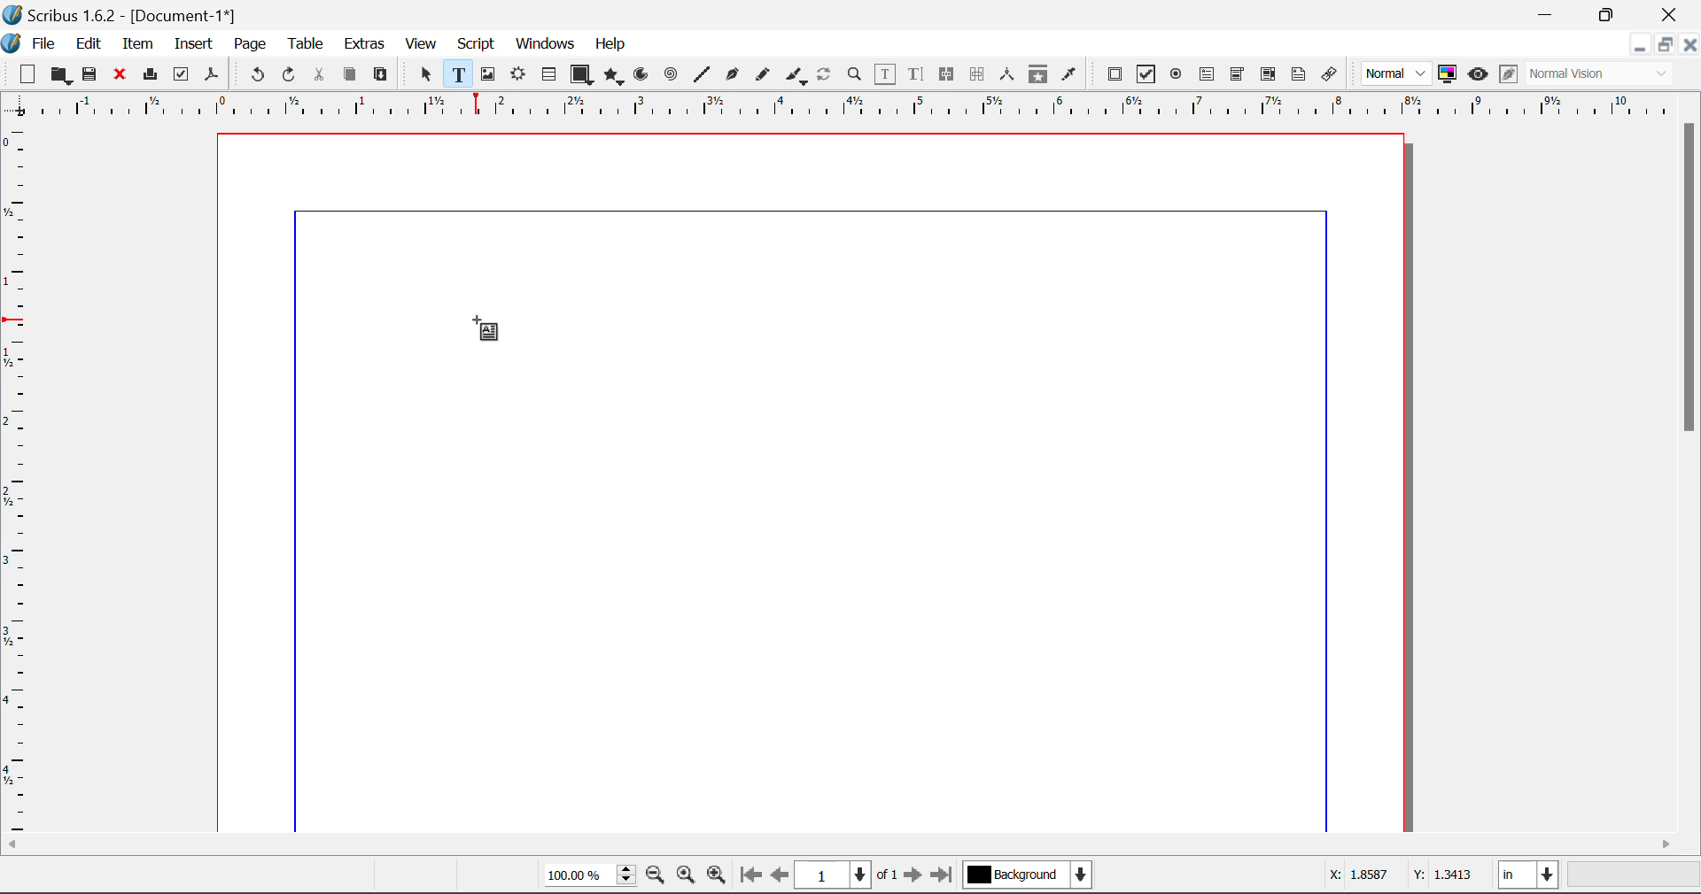 The height and width of the screenshot is (894, 1701). Describe the element at coordinates (1639, 44) in the screenshot. I see `Restore Down` at that location.